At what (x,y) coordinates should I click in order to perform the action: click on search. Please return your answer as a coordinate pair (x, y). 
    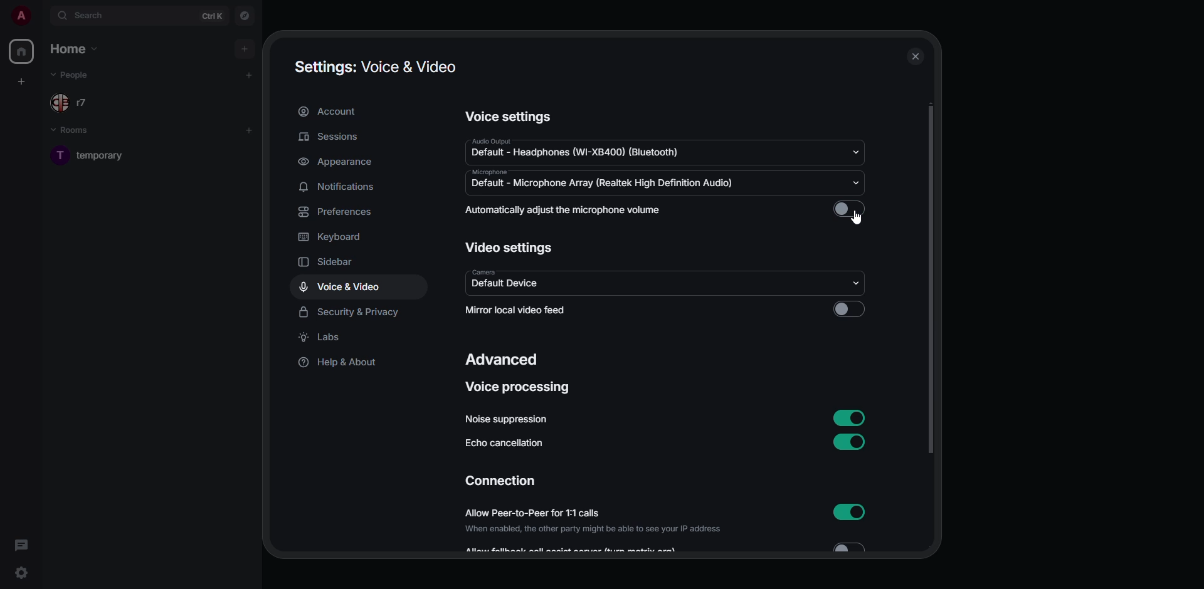
    Looking at the image, I should click on (91, 14).